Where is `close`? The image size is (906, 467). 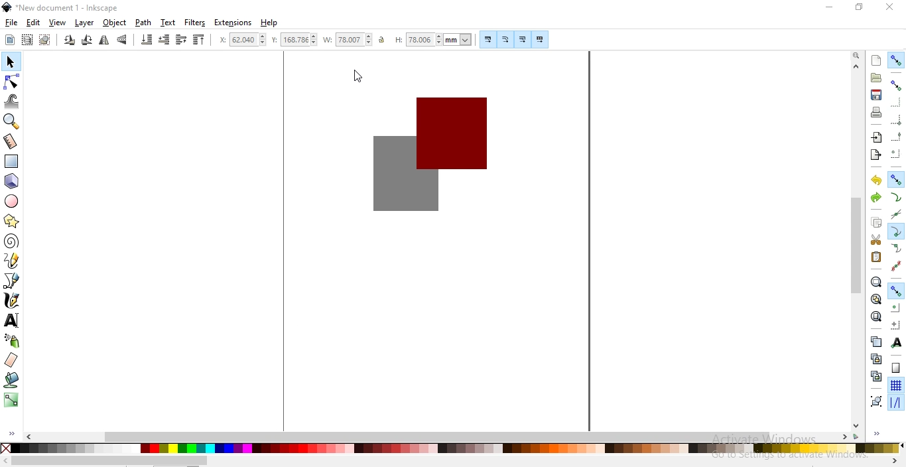 close is located at coordinates (890, 7).